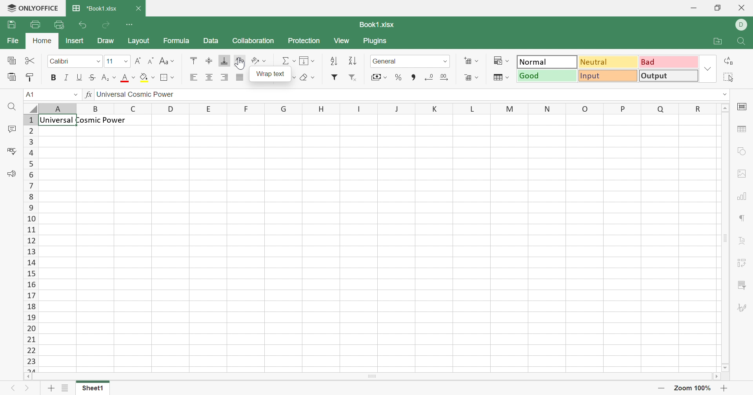 The width and height of the screenshot is (753, 395). What do you see at coordinates (34, 25) in the screenshot?
I see `Print` at bounding box center [34, 25].